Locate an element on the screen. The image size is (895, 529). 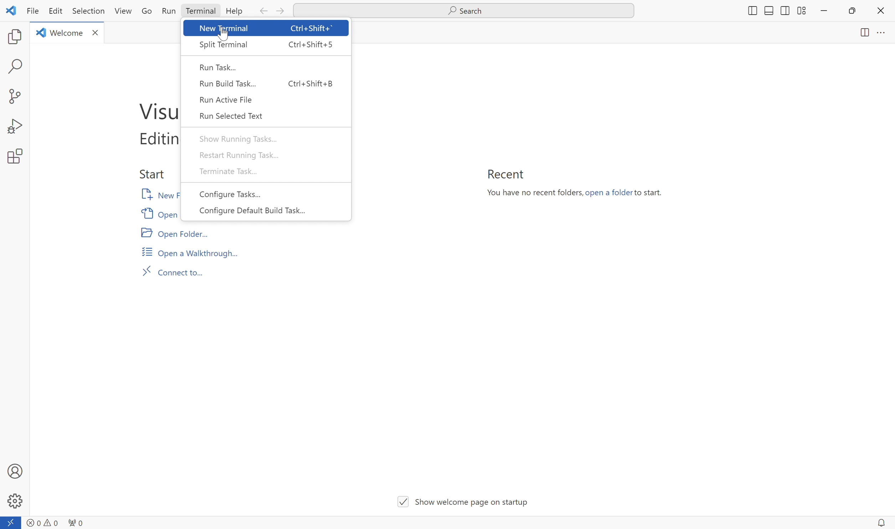
extensions is located at coordinates (14, 157).